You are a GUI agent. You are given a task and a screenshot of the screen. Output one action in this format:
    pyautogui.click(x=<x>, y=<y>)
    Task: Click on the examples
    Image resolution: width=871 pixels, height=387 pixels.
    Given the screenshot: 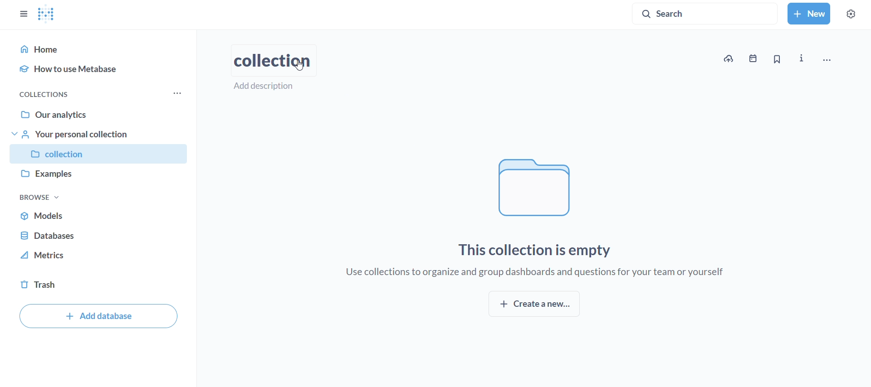 What is the action you would take?
    pyautogui.click(x=102, y=176)
    